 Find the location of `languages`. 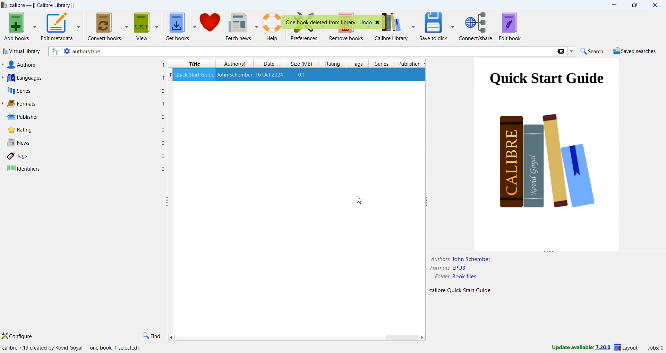

languages is located at coordinates (24, 79).